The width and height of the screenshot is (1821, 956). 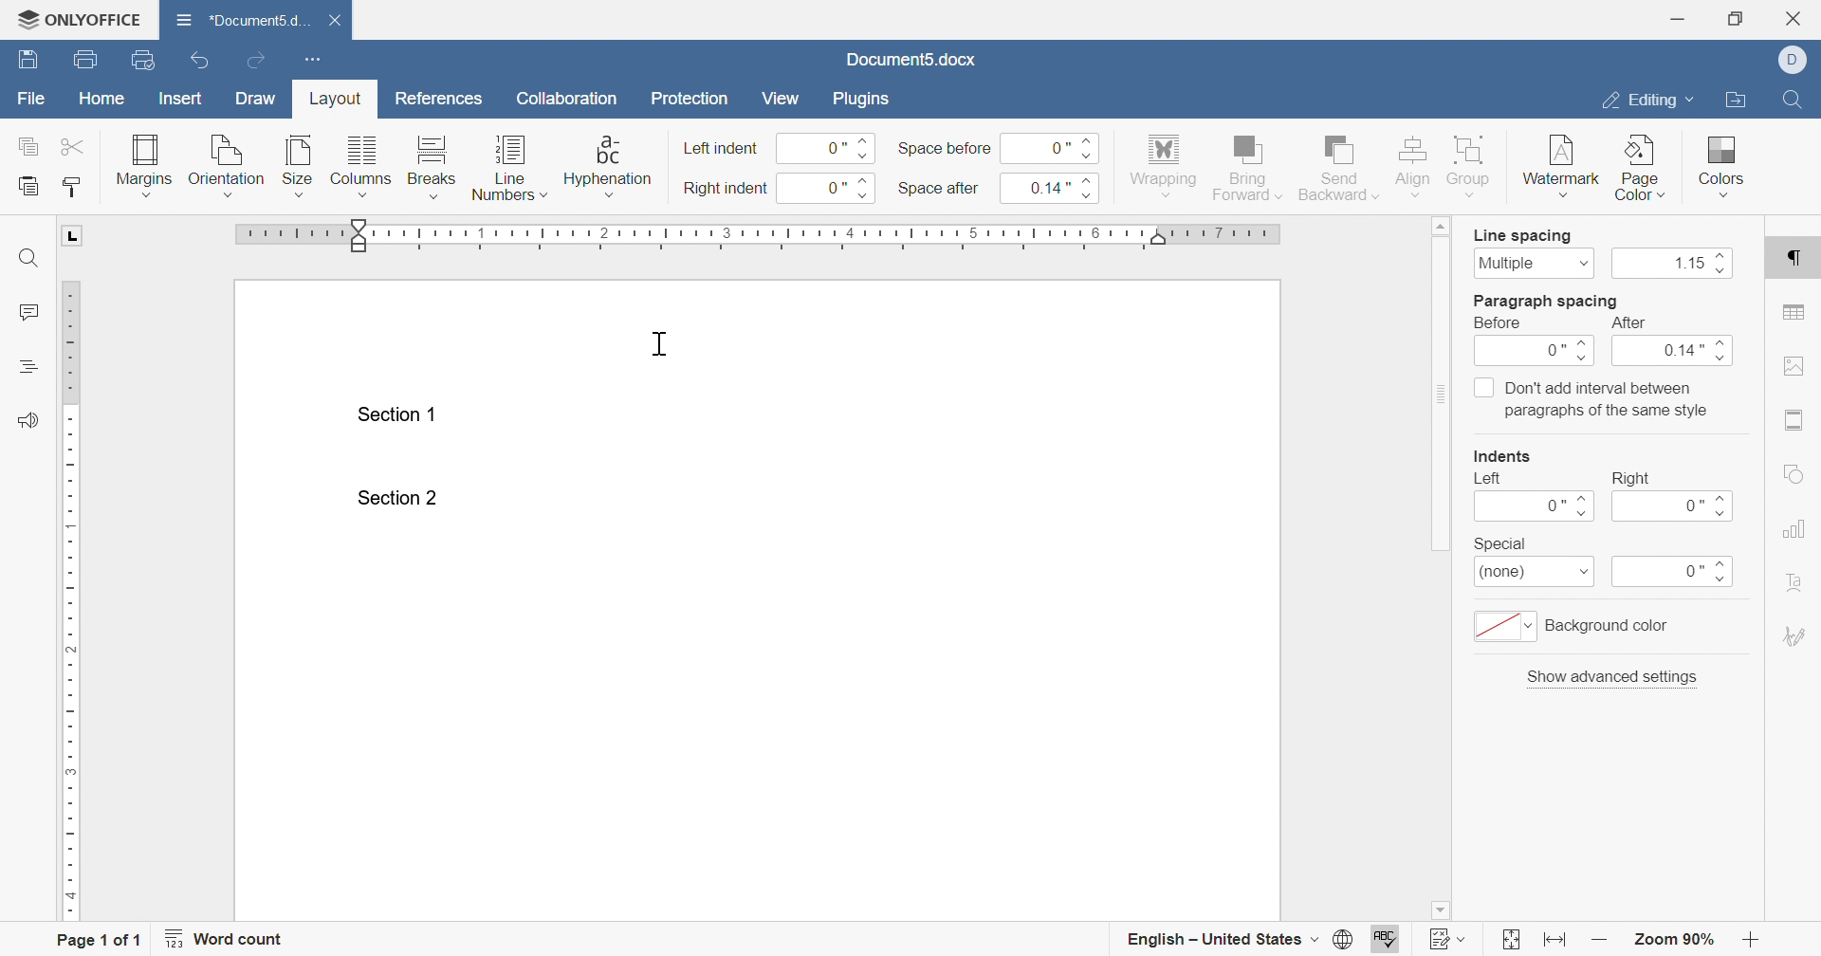 I want to click on Don't add interval between paragraphs of the same style, so click(x=1591, y=398).